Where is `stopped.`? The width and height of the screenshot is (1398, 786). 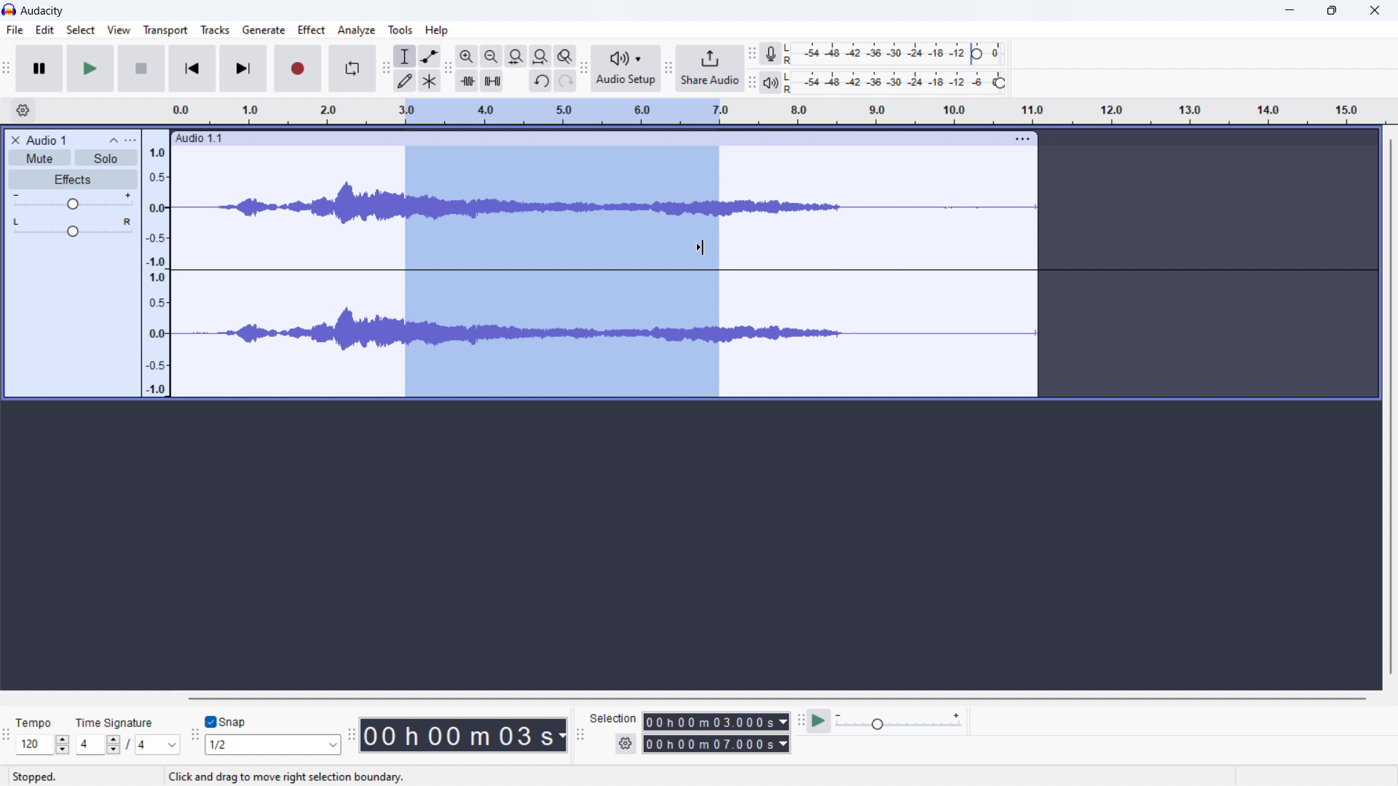
stopped. is located at coordinates (35, 777).